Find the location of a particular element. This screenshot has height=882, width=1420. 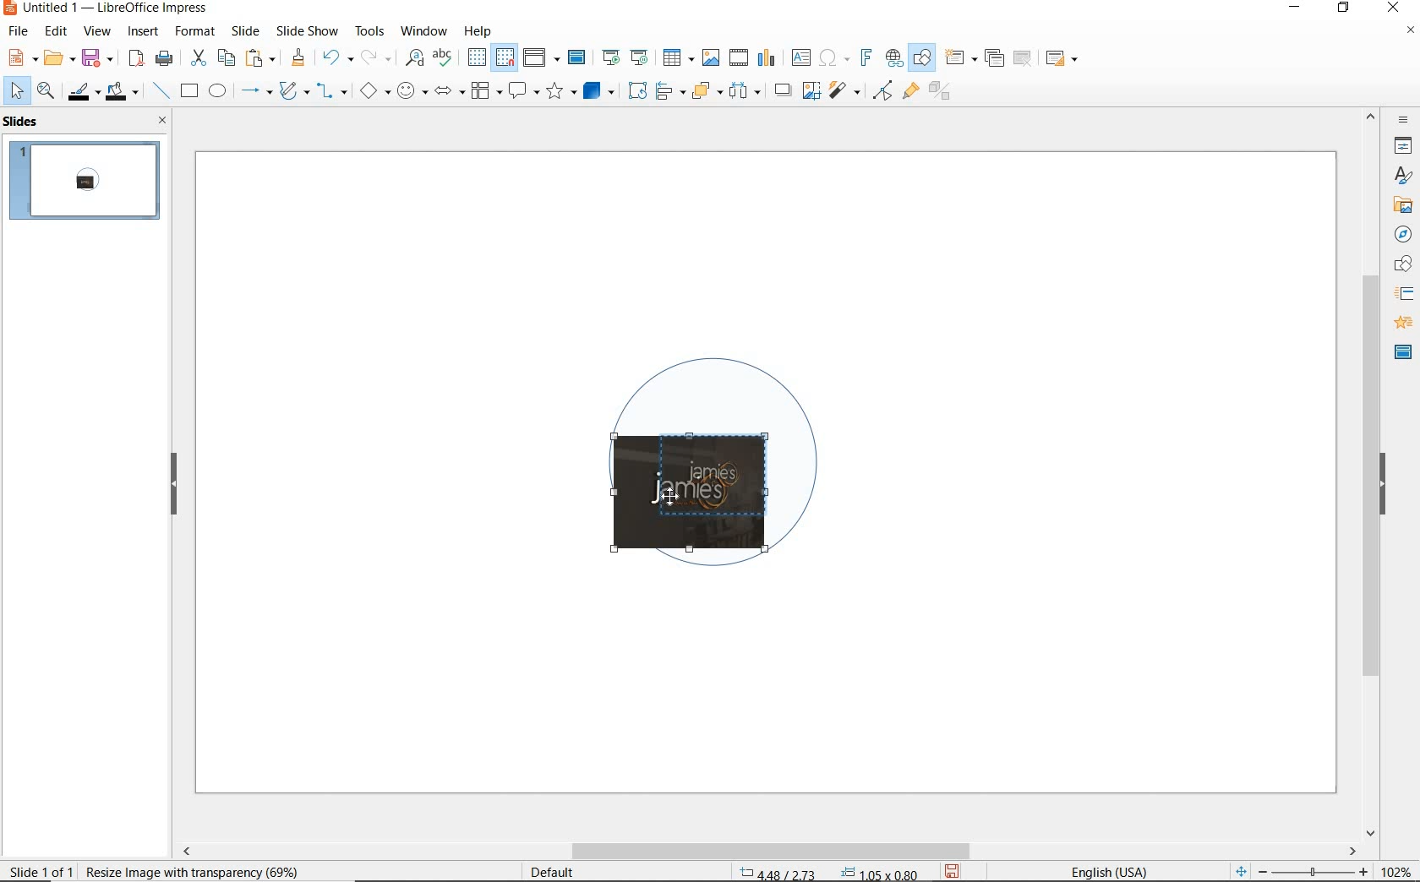

fill color is located at coordinates (124, 92).